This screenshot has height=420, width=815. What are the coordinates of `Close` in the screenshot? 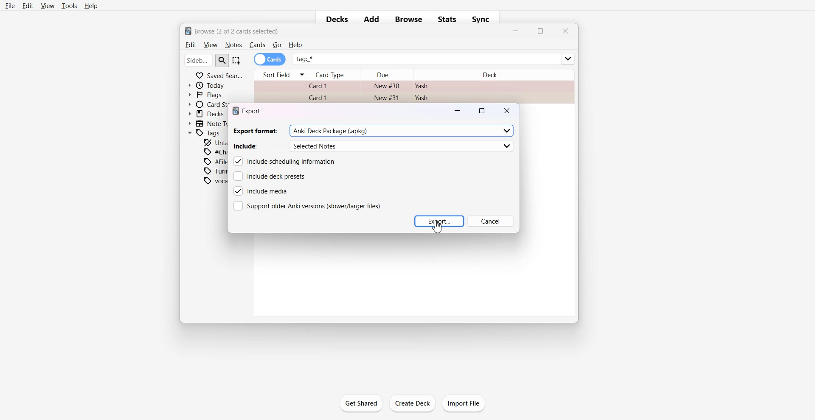 It's located at (565, 31).